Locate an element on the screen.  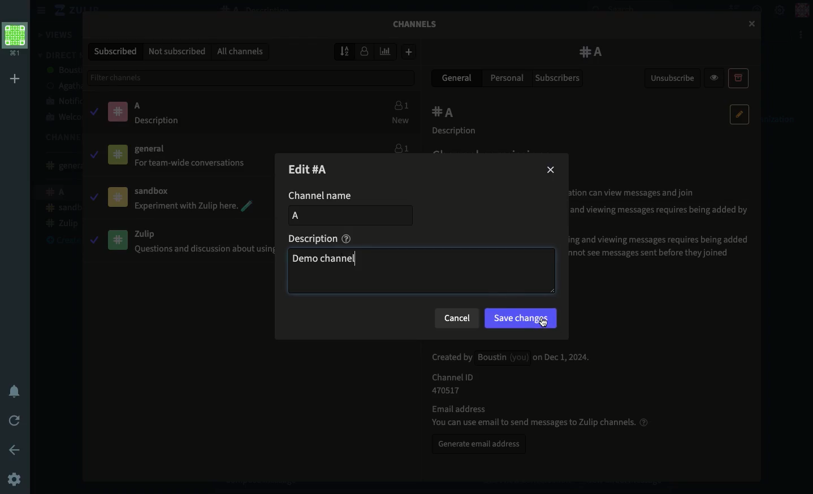
Add is located at coordinates (17, 79).